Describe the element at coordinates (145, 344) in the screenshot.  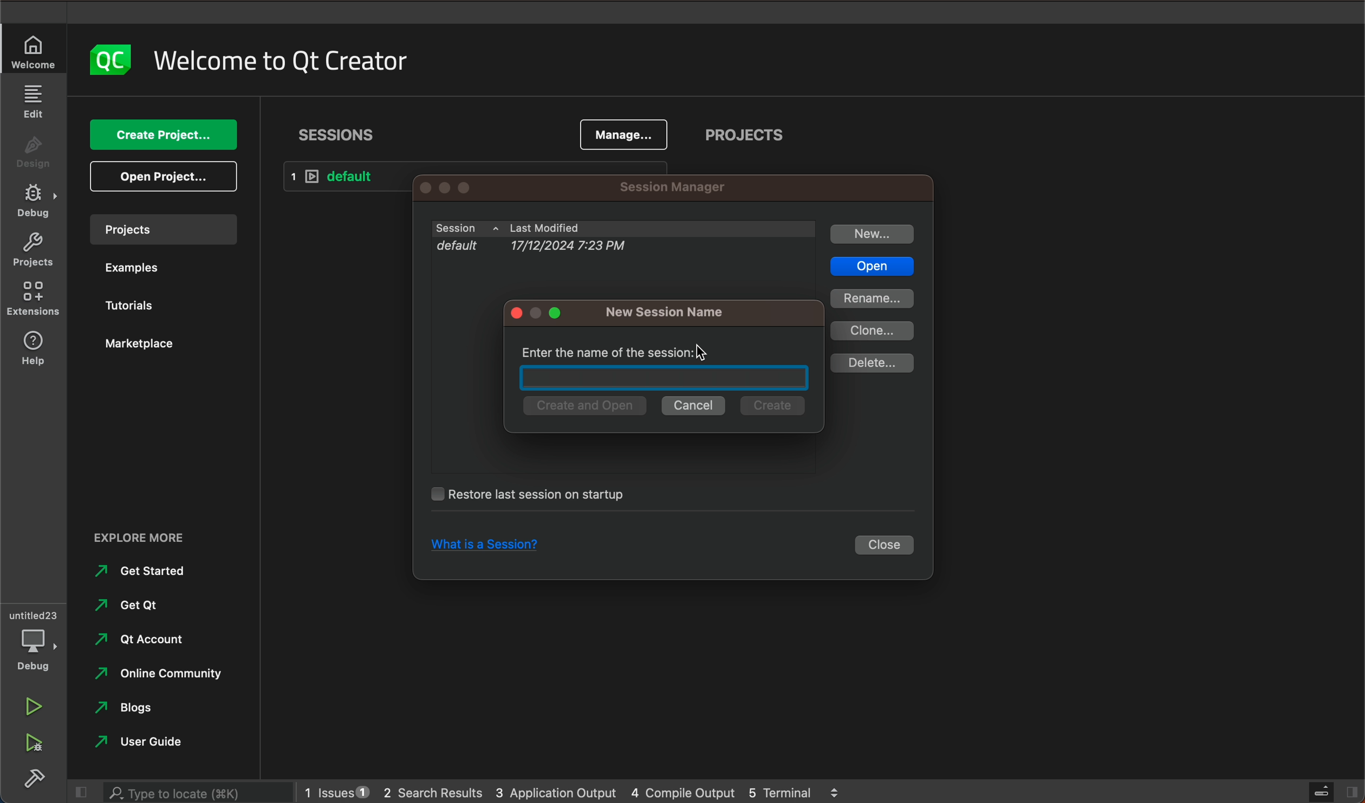
I see `marketplace` at that location.